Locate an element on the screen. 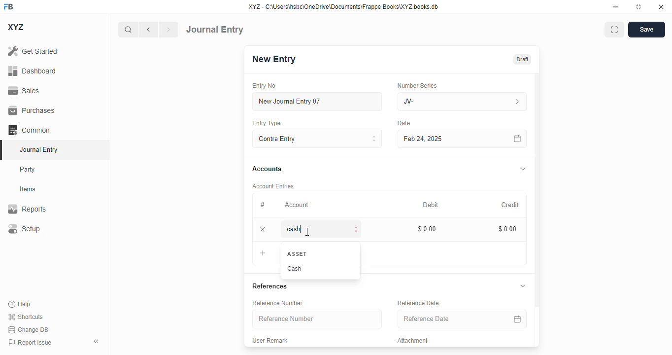 The image size is (672, 355). journal entry is located at coordinates (39, 149).